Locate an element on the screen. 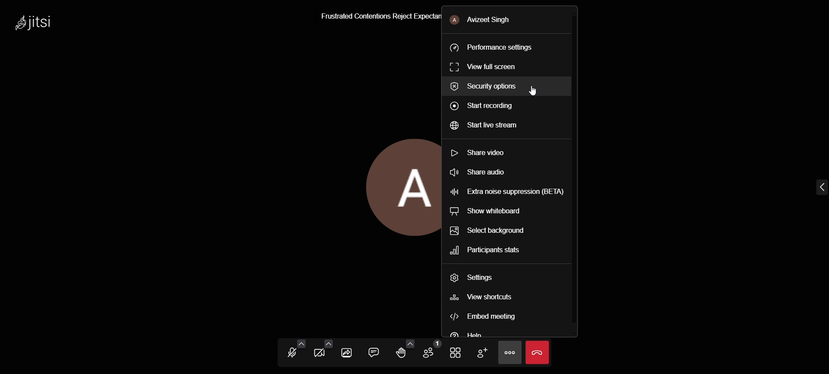 The height and width of the screenshot is (374, 829). video setting is located at coordinates (329, 342).